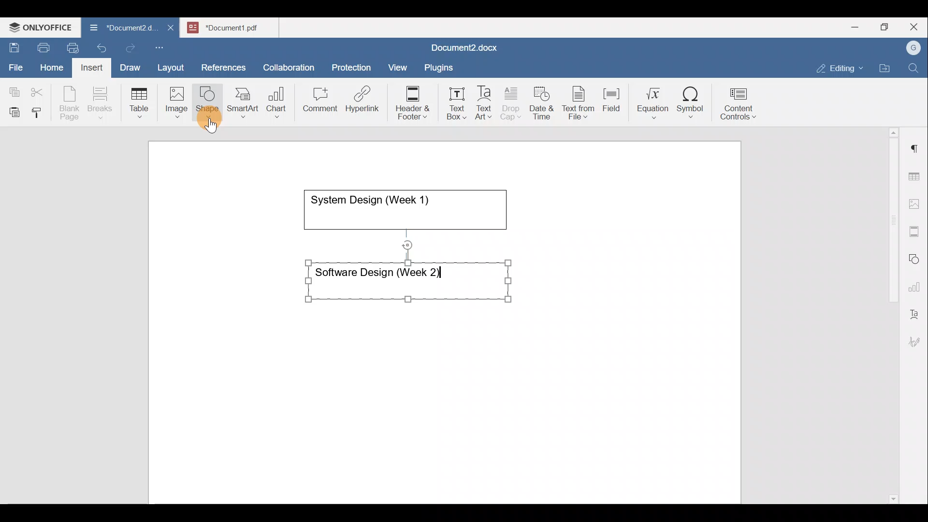 Image resolution: width=928 pixels, height=522 pixels. Describe the element at coordinates (100, 103) in the screenshot. I see `Breaks` at that location.